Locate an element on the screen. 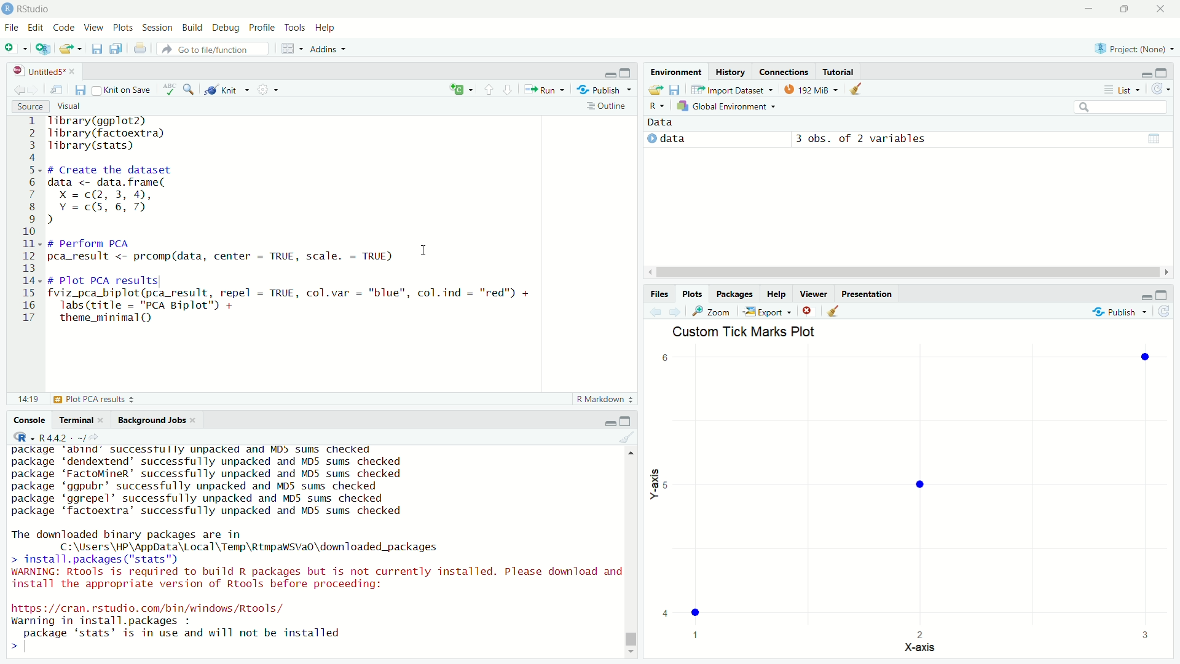 This screenshot has width=1180, height=664. Session is located at coordinates (159, 28).